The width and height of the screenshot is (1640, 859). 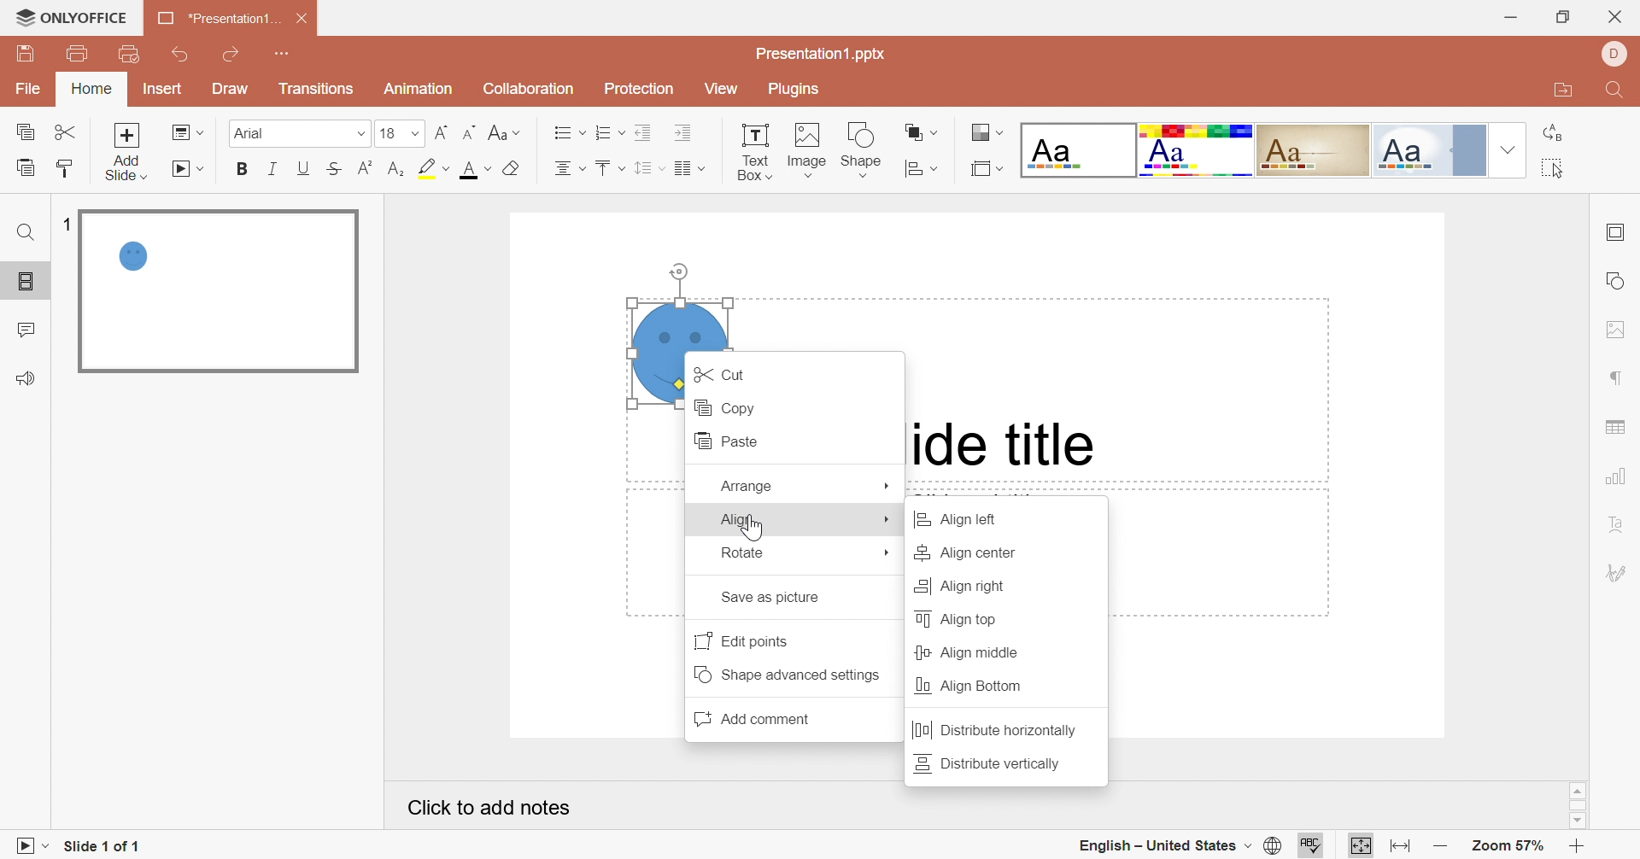 What do you see at coordinates (501, 131) in the screenshot?
I see `Change case` at bounding box center [501, 131].